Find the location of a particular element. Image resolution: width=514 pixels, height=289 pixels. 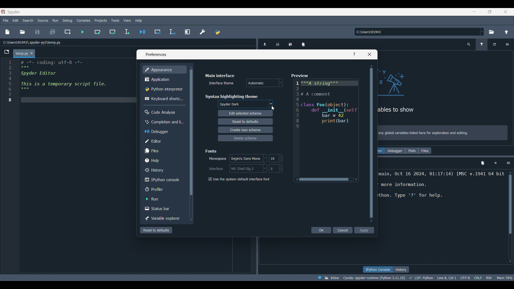

Browse a working directory is located at coordinates (492, 32).